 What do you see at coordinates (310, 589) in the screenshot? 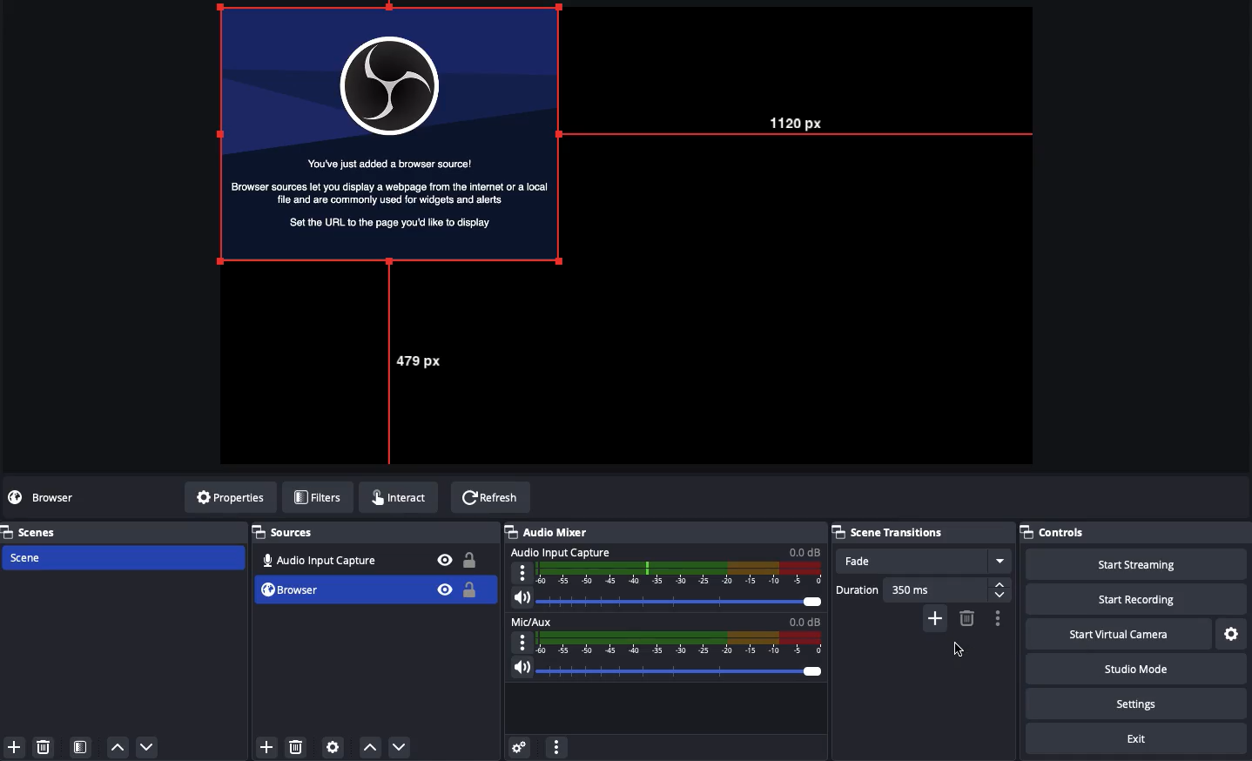
I see `Browser` at bounding box center [310, 589].